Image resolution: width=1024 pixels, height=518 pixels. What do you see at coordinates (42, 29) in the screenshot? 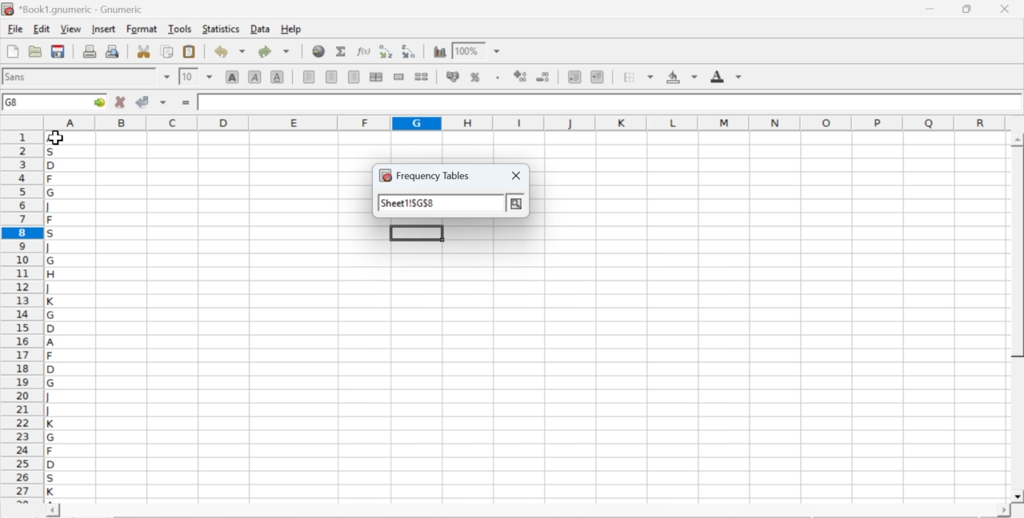
I see `edit` at bounding box center [42, 29].